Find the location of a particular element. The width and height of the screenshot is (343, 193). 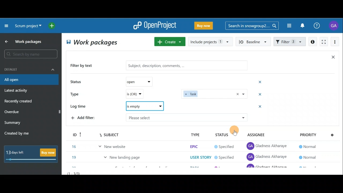

Item 15 is located at coordinates (125, 144).